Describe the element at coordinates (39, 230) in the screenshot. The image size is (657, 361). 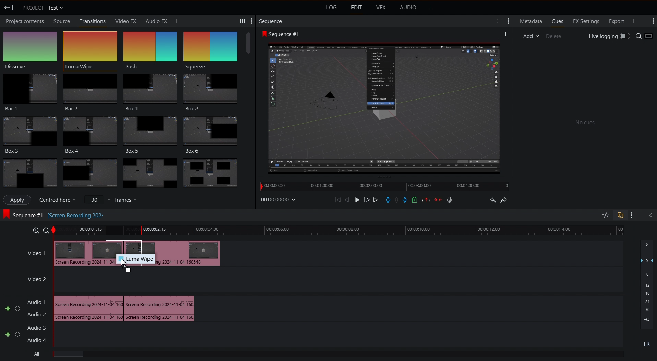
I see `Zoom` at that location.